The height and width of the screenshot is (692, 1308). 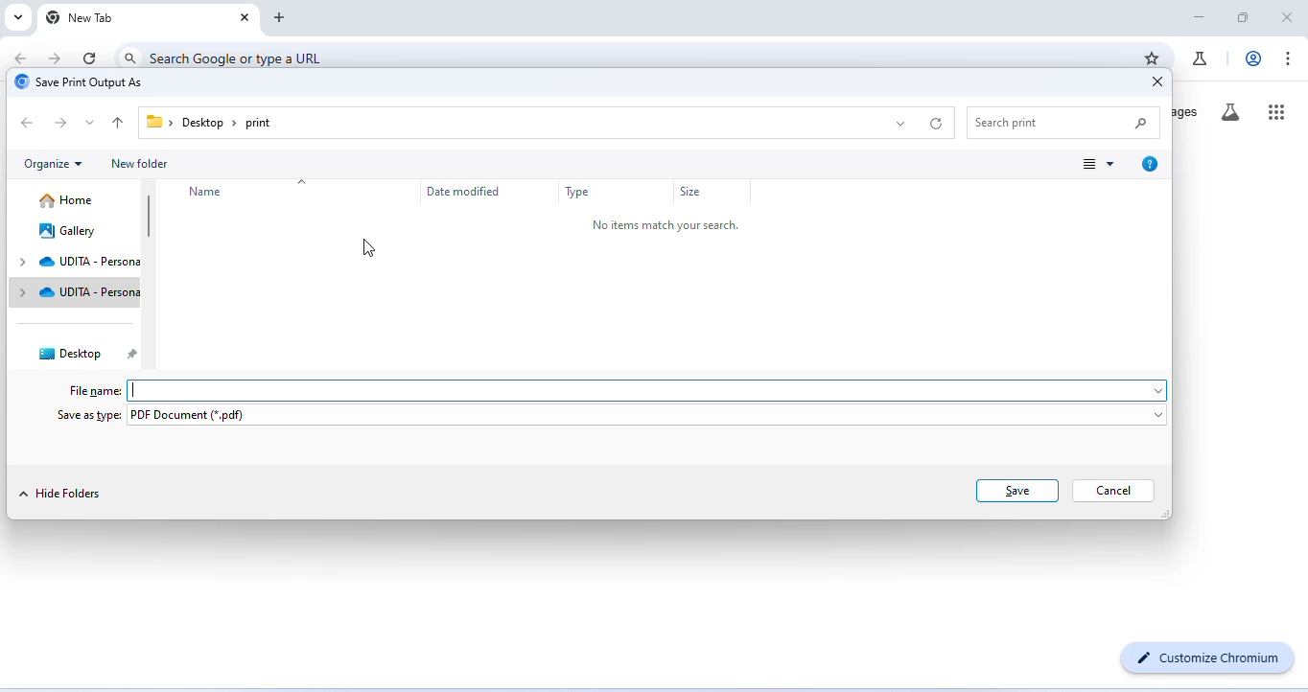 I want to click on file name, so click(x=94, y=391).